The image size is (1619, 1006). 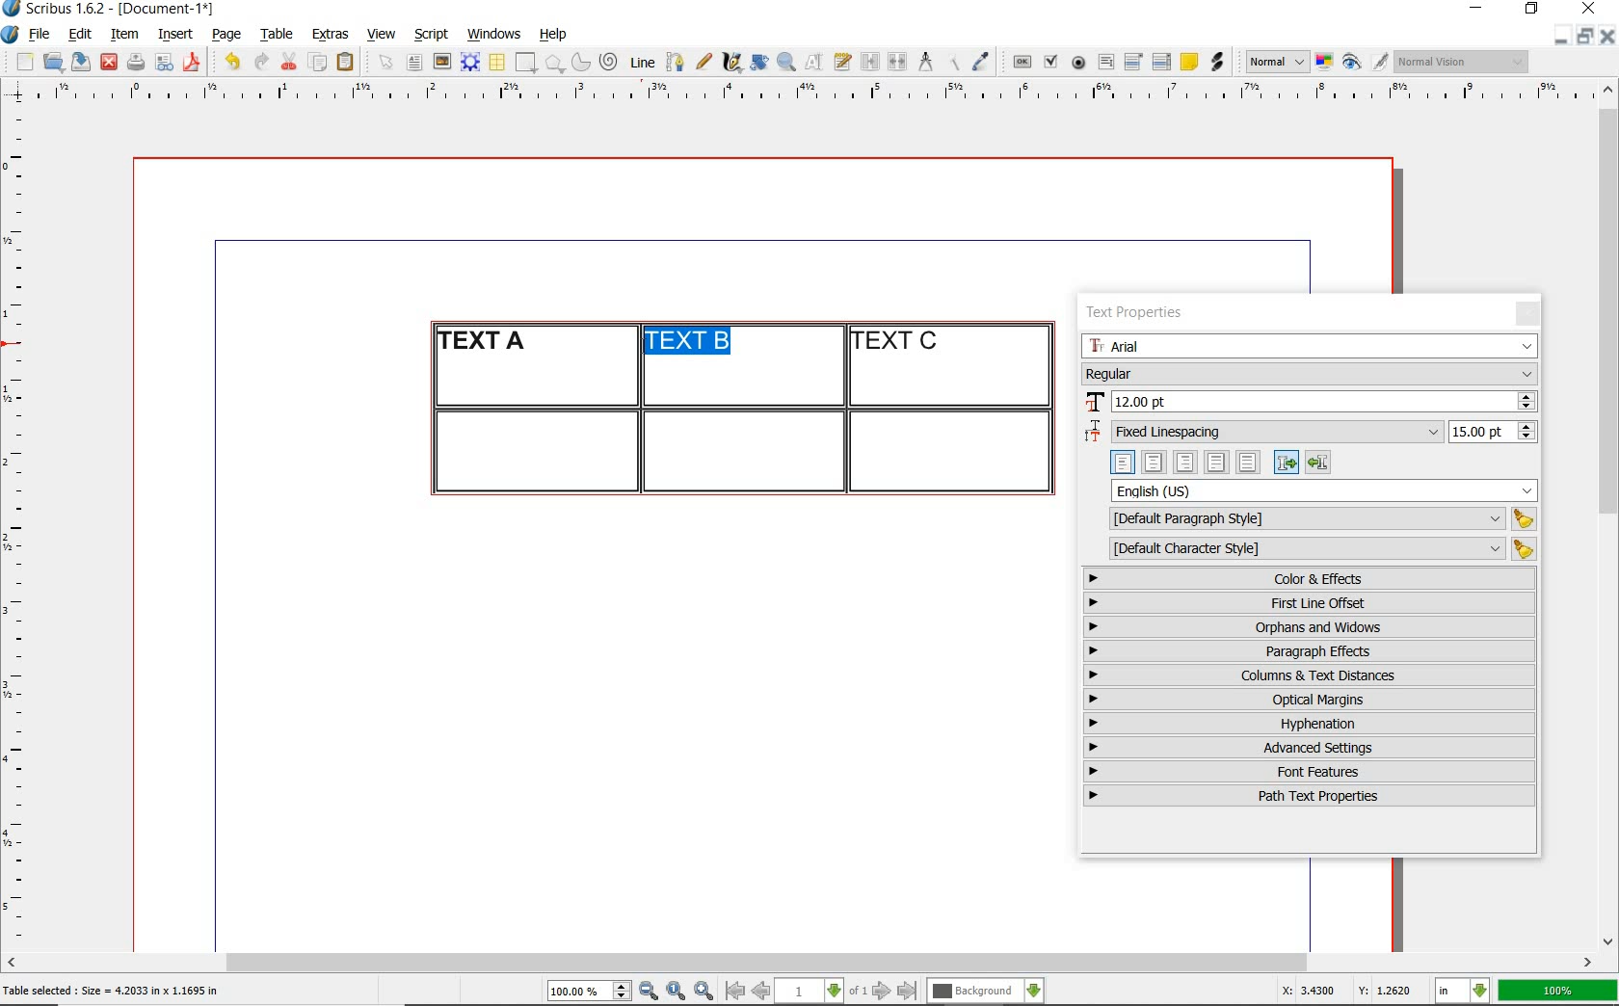 What do you see at coordinates (1310, 346) in the screenshot?
I see `font family` at bounding box center [1310, 346].